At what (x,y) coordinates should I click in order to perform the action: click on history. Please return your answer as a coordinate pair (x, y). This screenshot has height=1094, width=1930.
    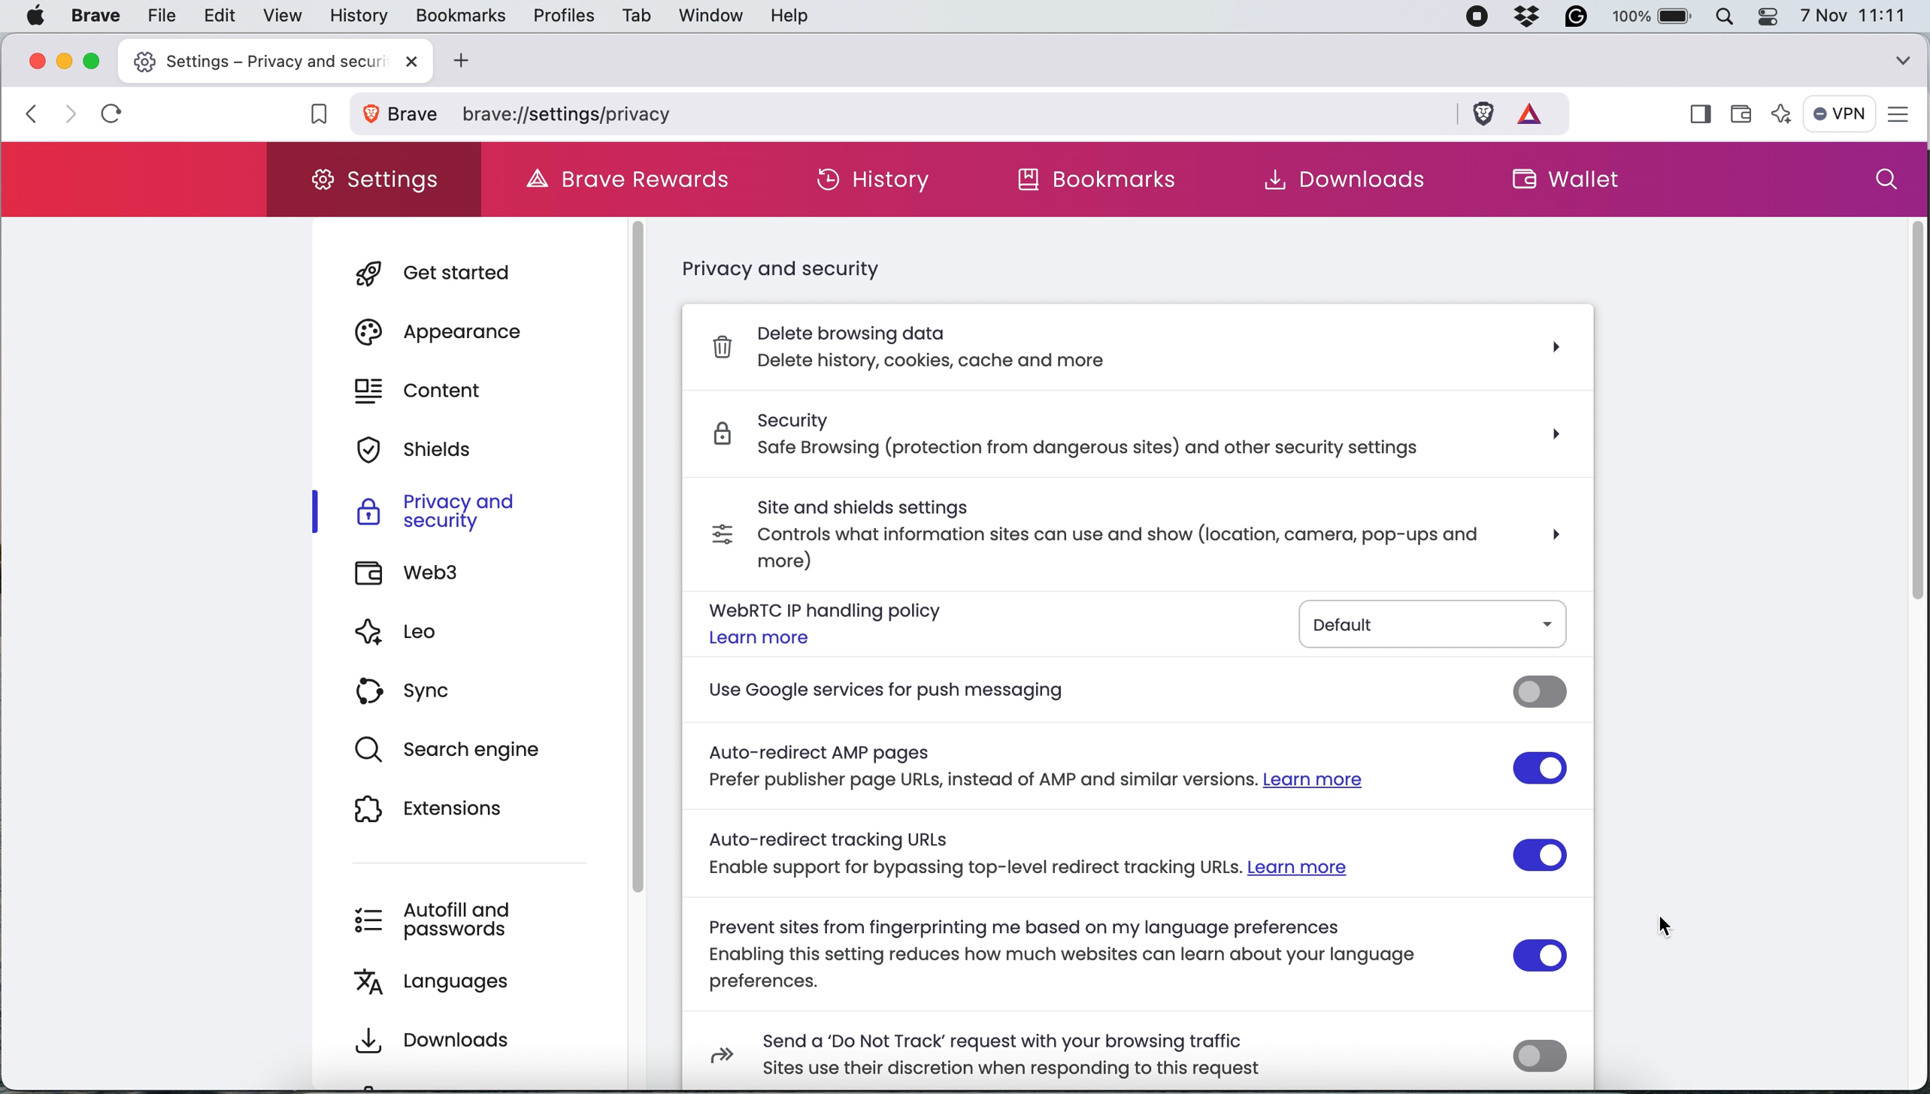
    Looking at the image, I should click on (356, 17).